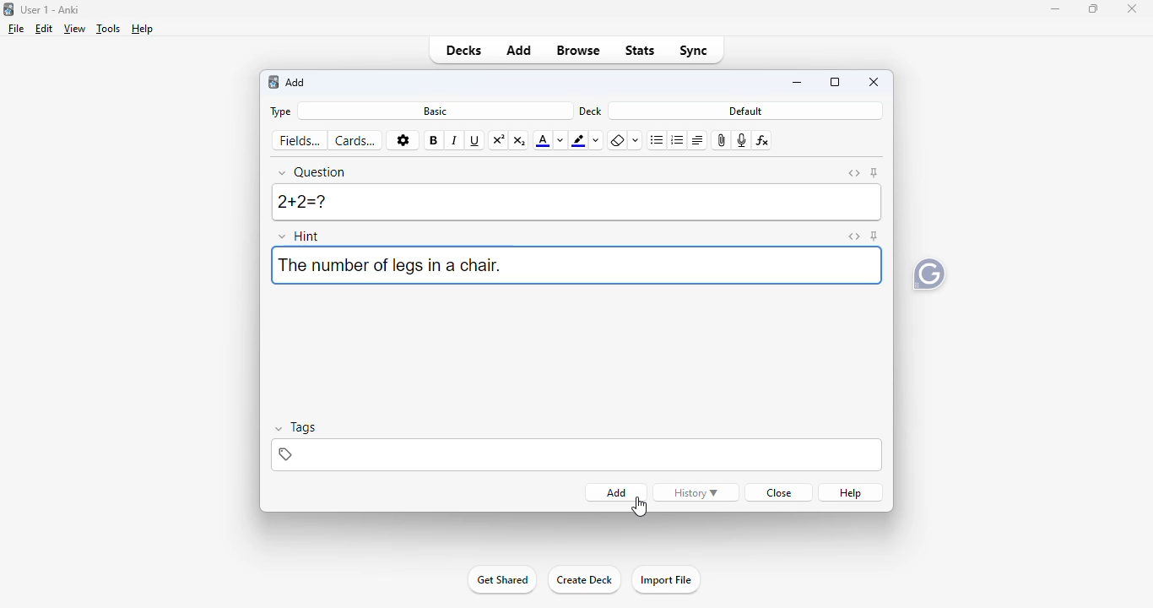  I want to click on help, so click(143, 29).